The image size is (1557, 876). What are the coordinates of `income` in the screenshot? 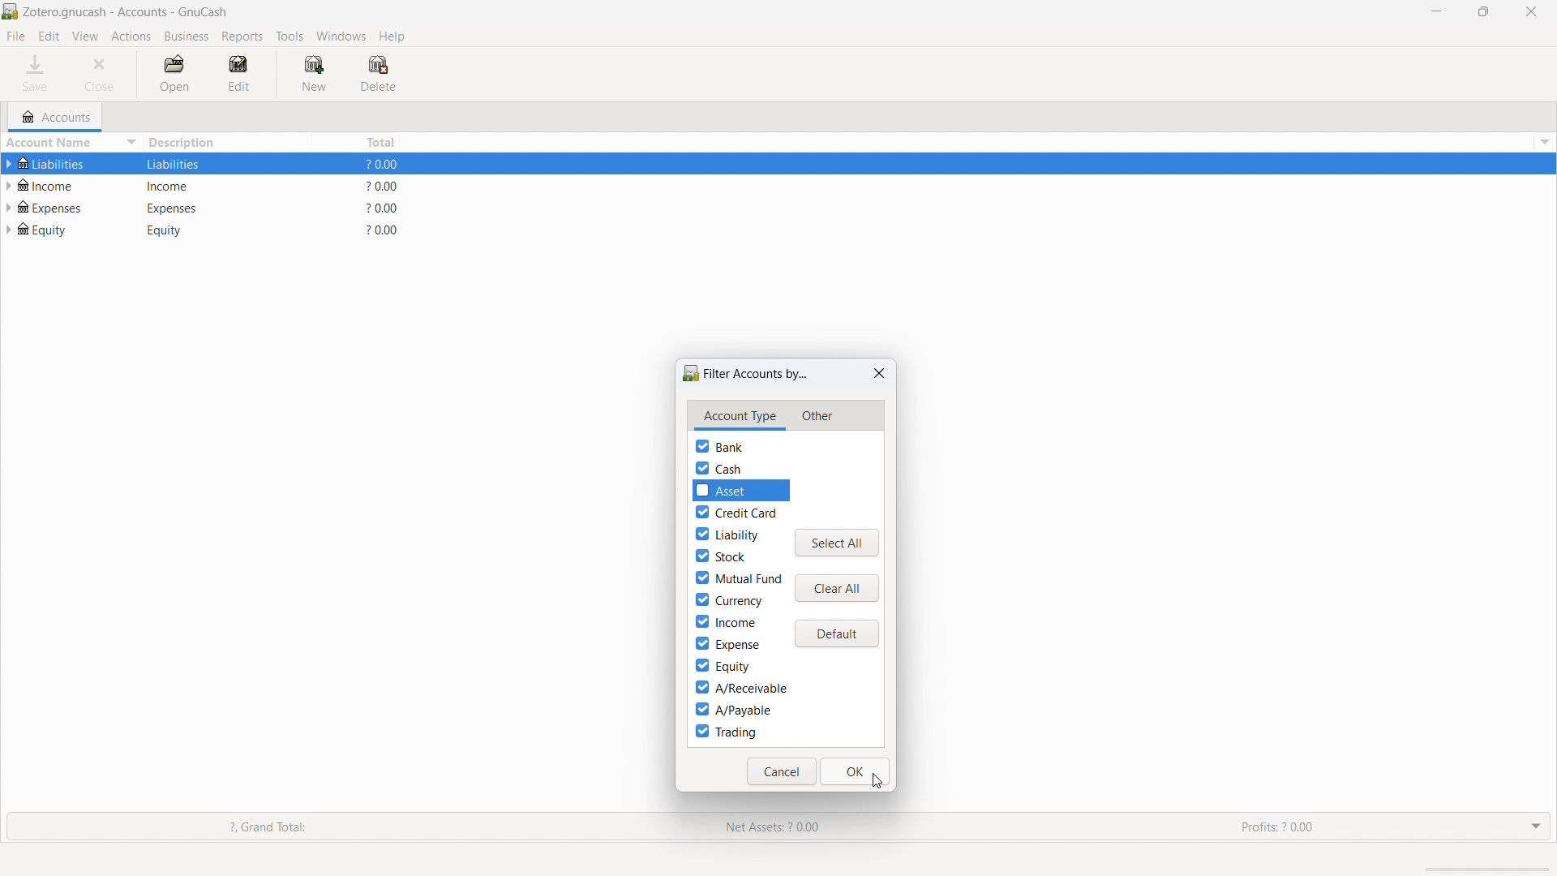 It's located at (726, 621).